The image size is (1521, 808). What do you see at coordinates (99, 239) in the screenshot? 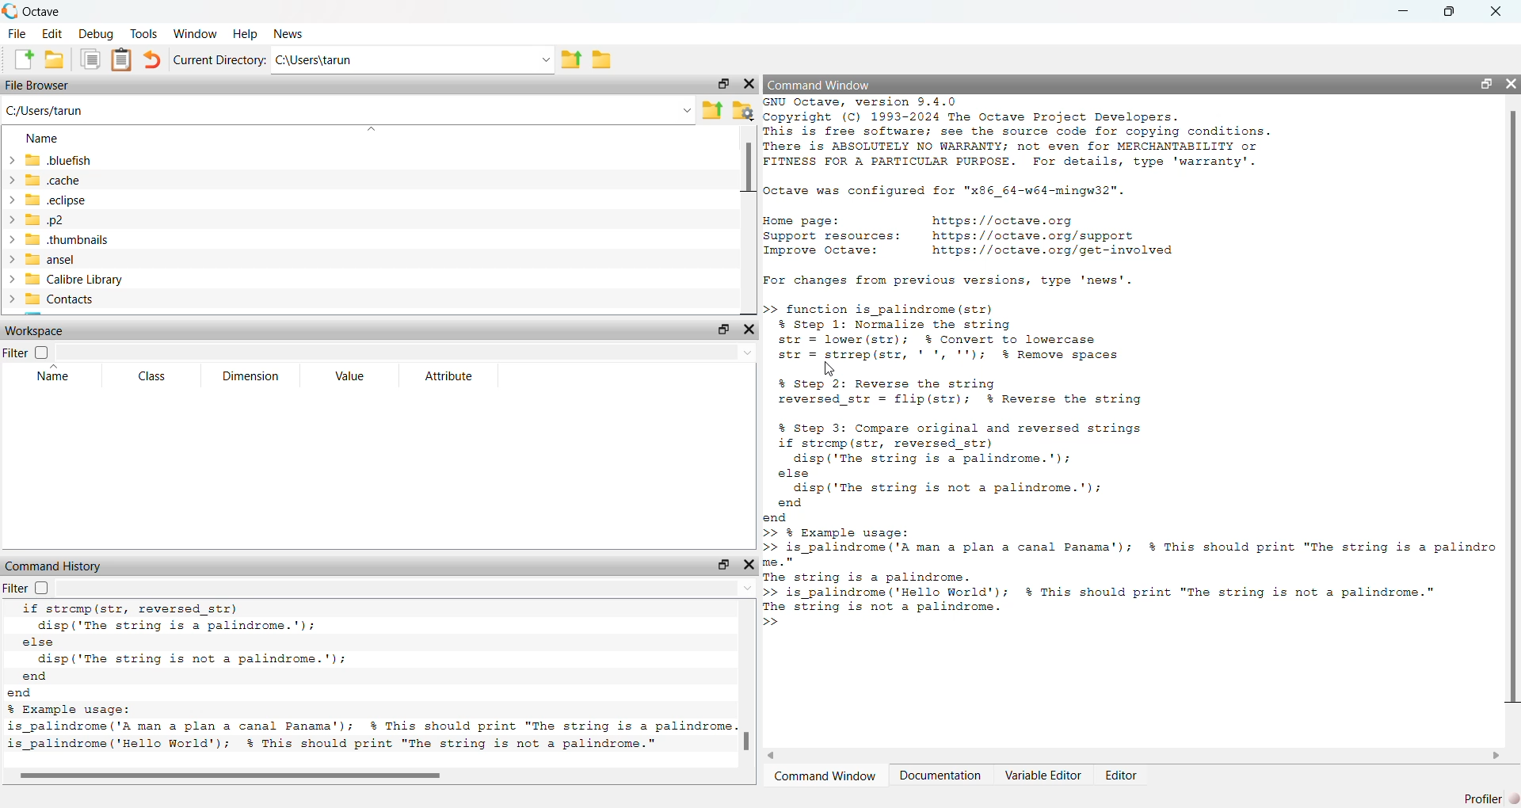
I see `.thumbnails` at bounding box center [99, 239].